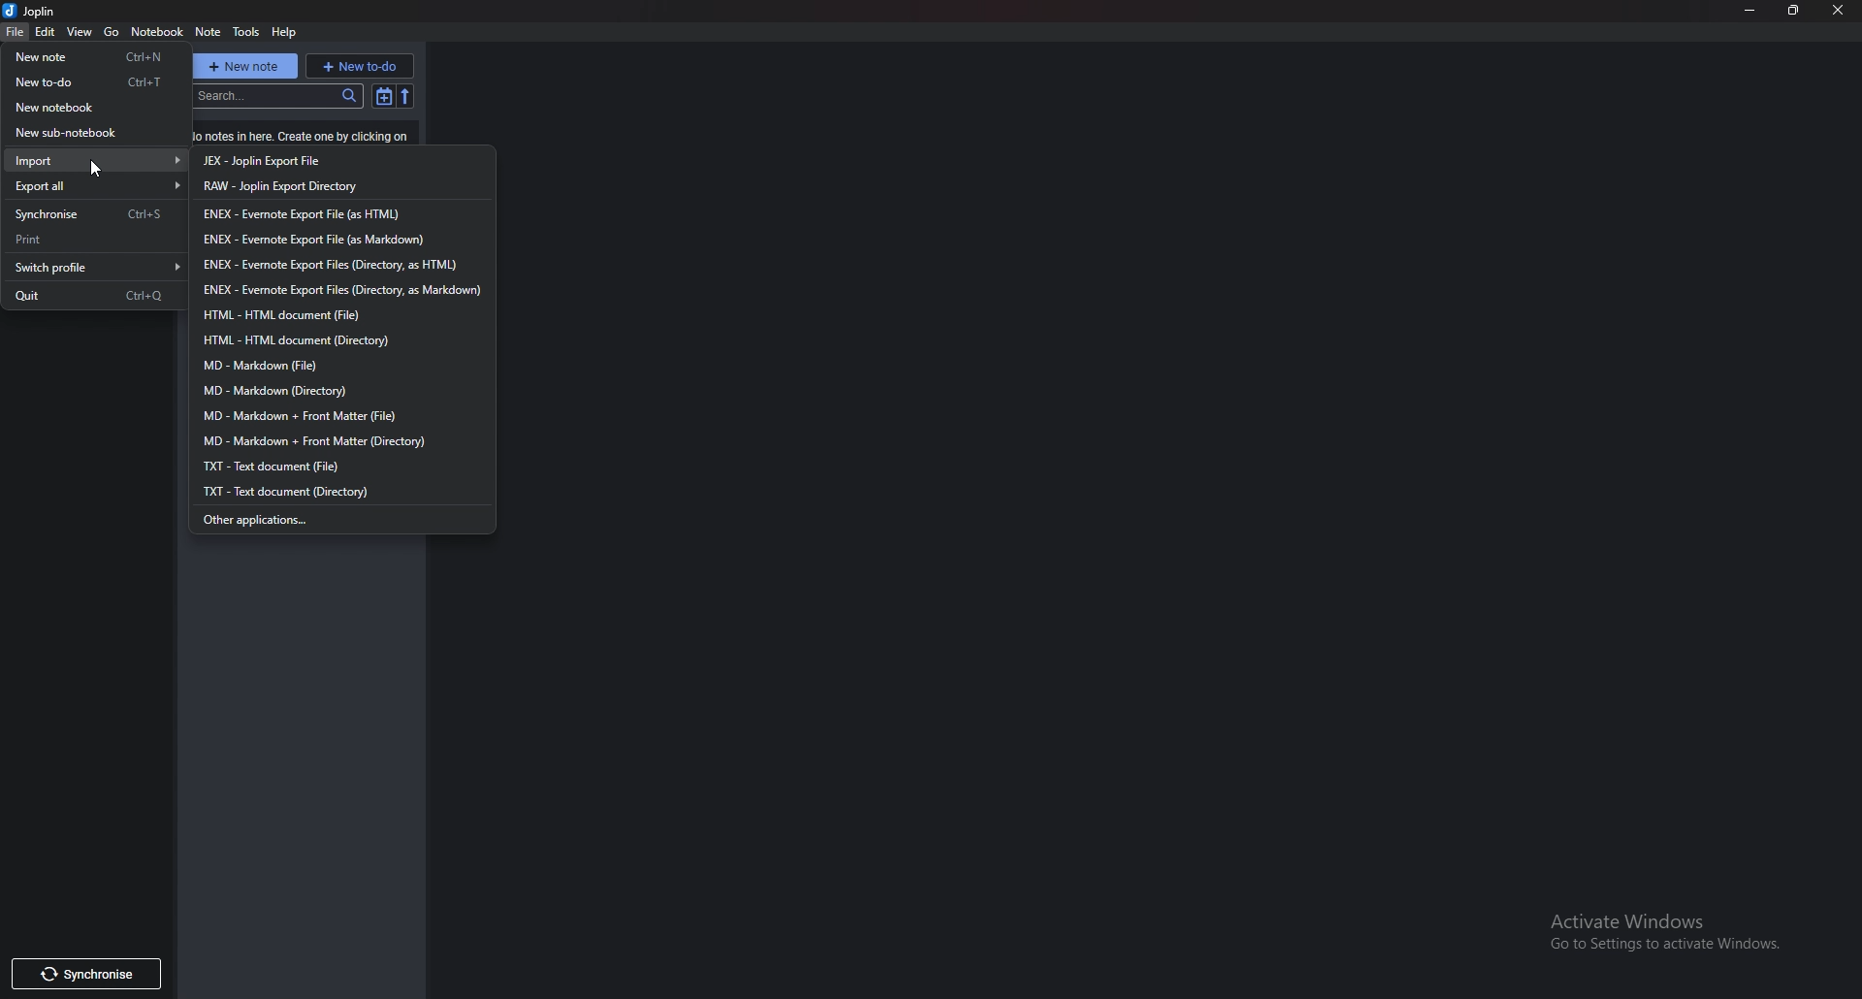 This screenshot has width=1862, height=999. What do you see at coordinates (1753, 9) in the screenshot?
I see `Minimize` at bounding box center [1753, 9].